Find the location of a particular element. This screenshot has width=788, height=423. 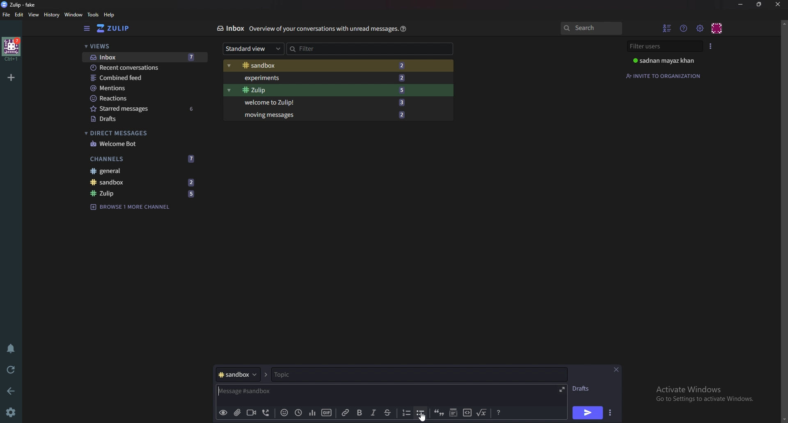

welcome bot is located at coordinates (142, 144).